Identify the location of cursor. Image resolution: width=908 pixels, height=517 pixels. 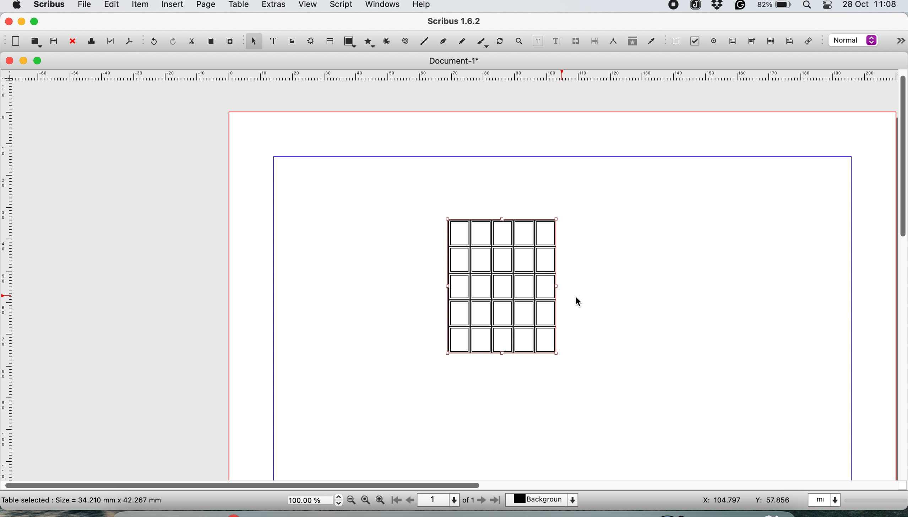
(579, 303).